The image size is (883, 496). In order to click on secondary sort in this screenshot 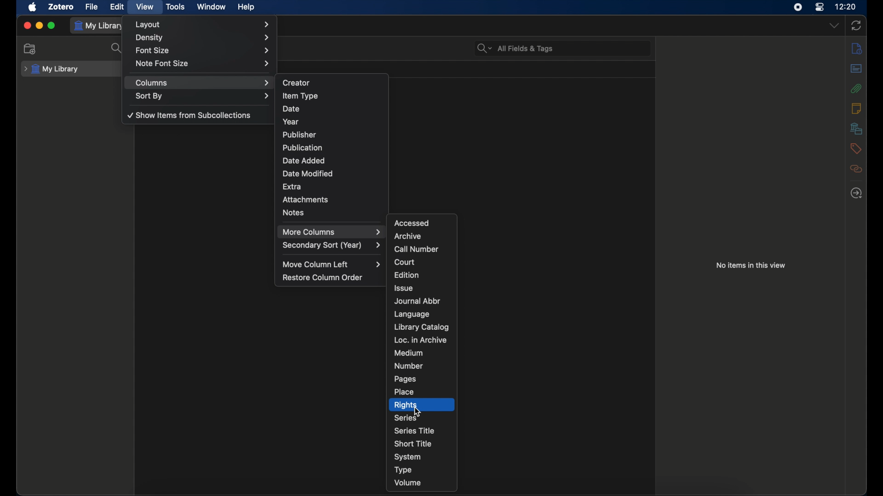, I will do `click(332, 245)`.